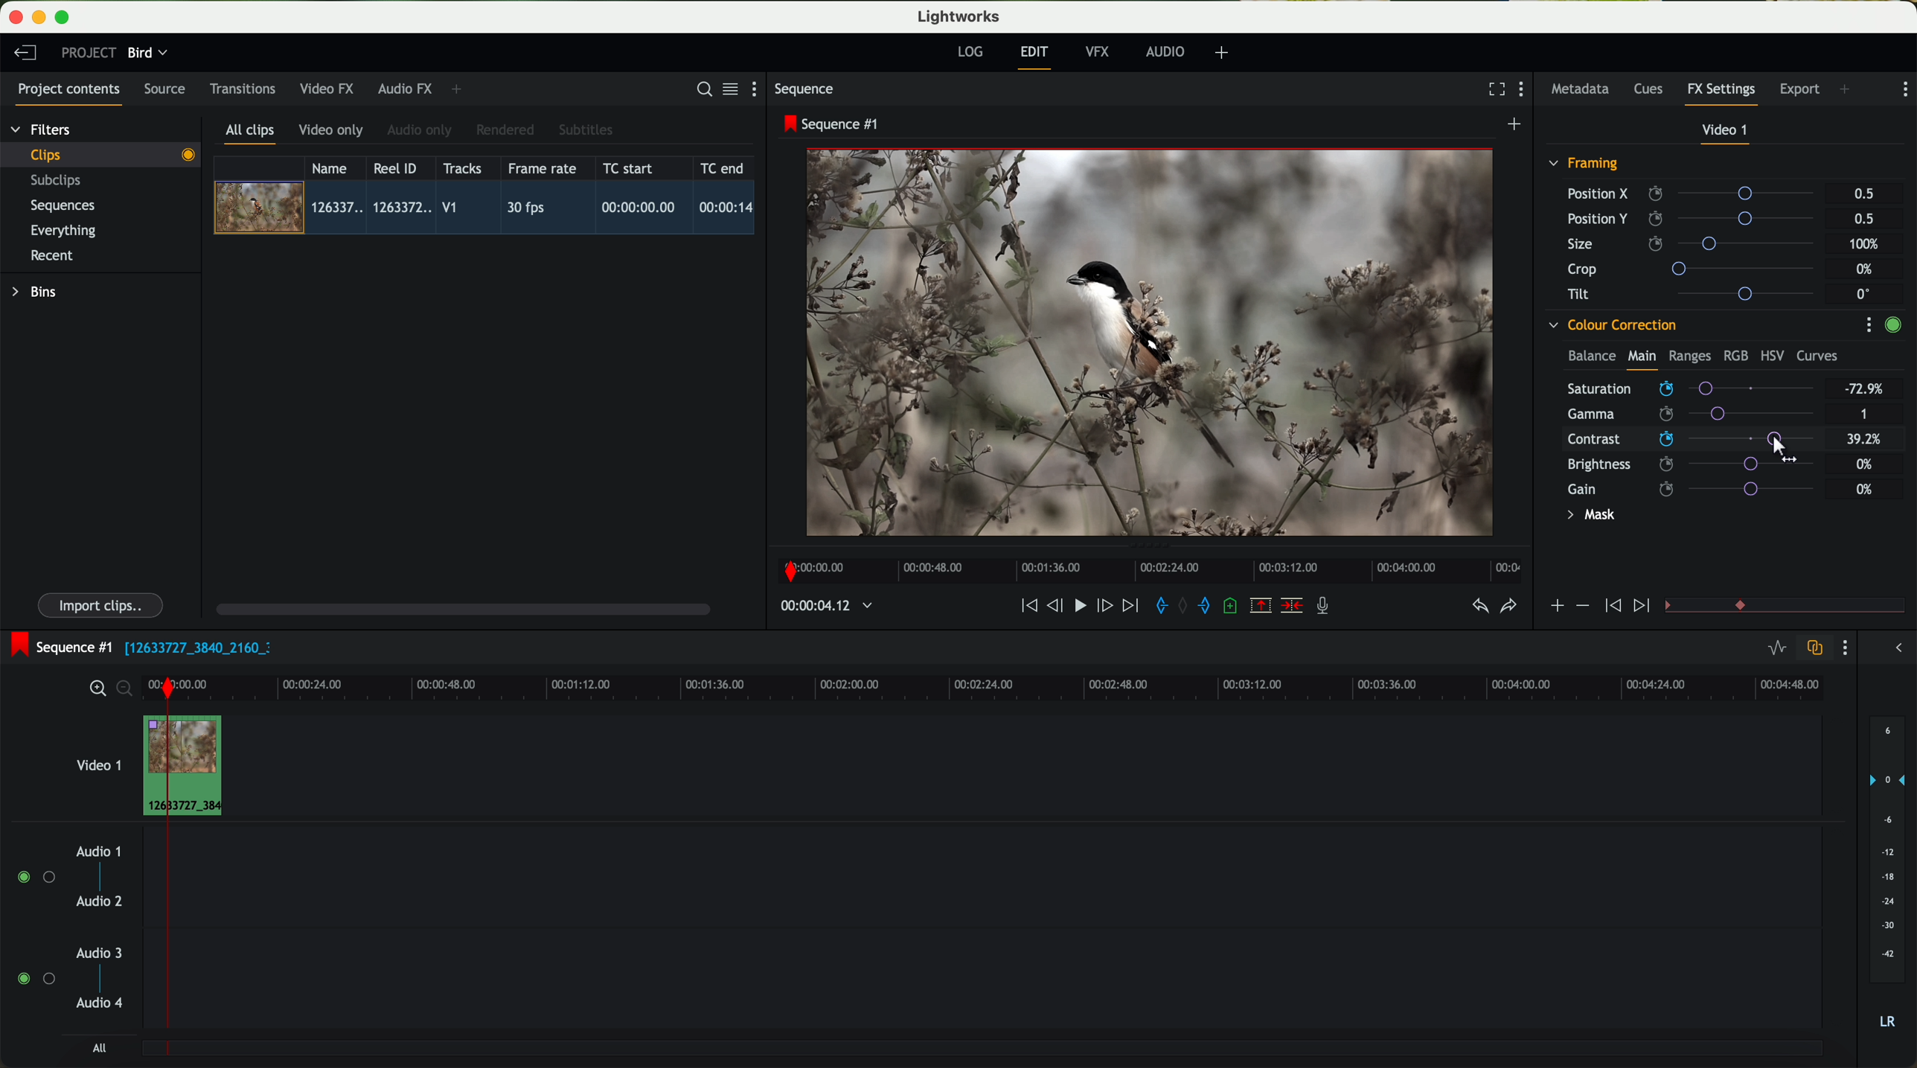  What do you see at coordinates (1525, 91) in the screenshot?
I see `show settings menu` at bounding box center [1525, 91].